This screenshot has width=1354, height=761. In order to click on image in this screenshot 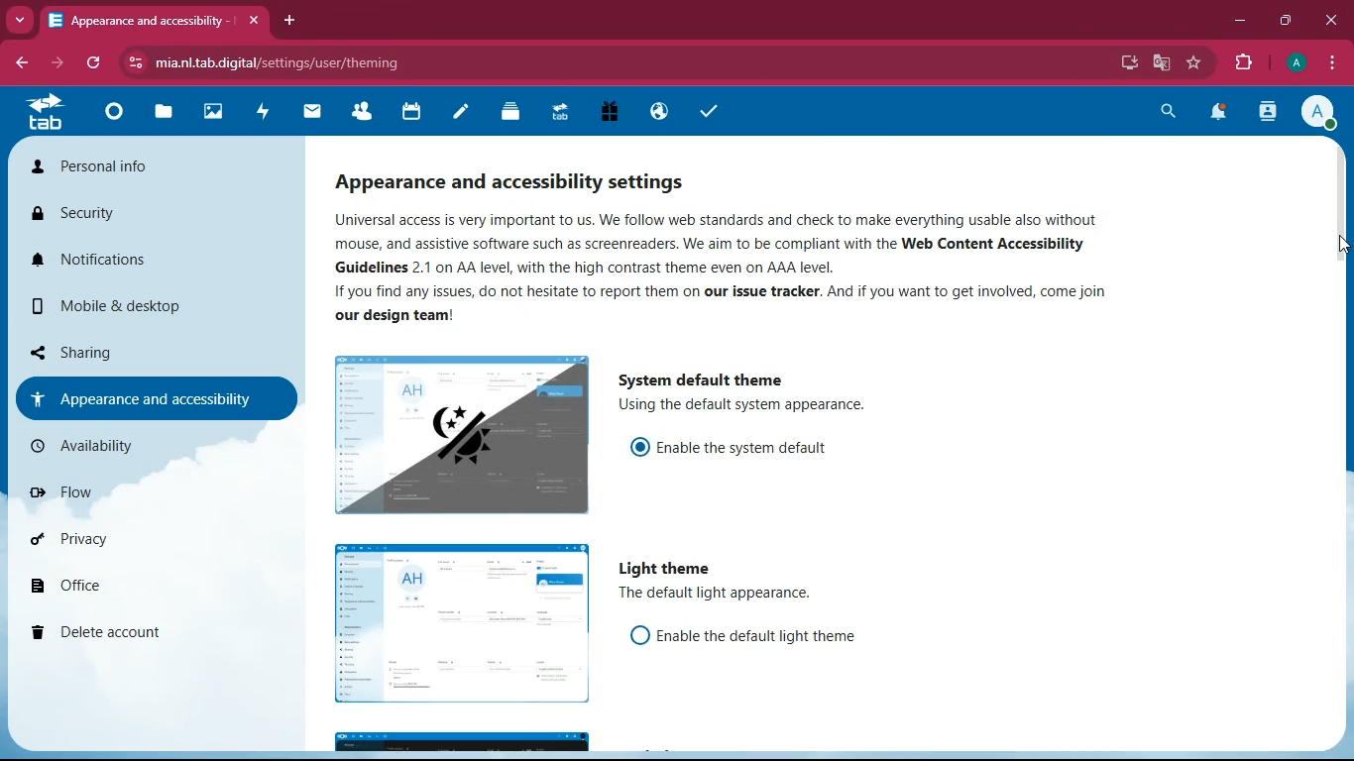, I will do `click(462, 624)`.